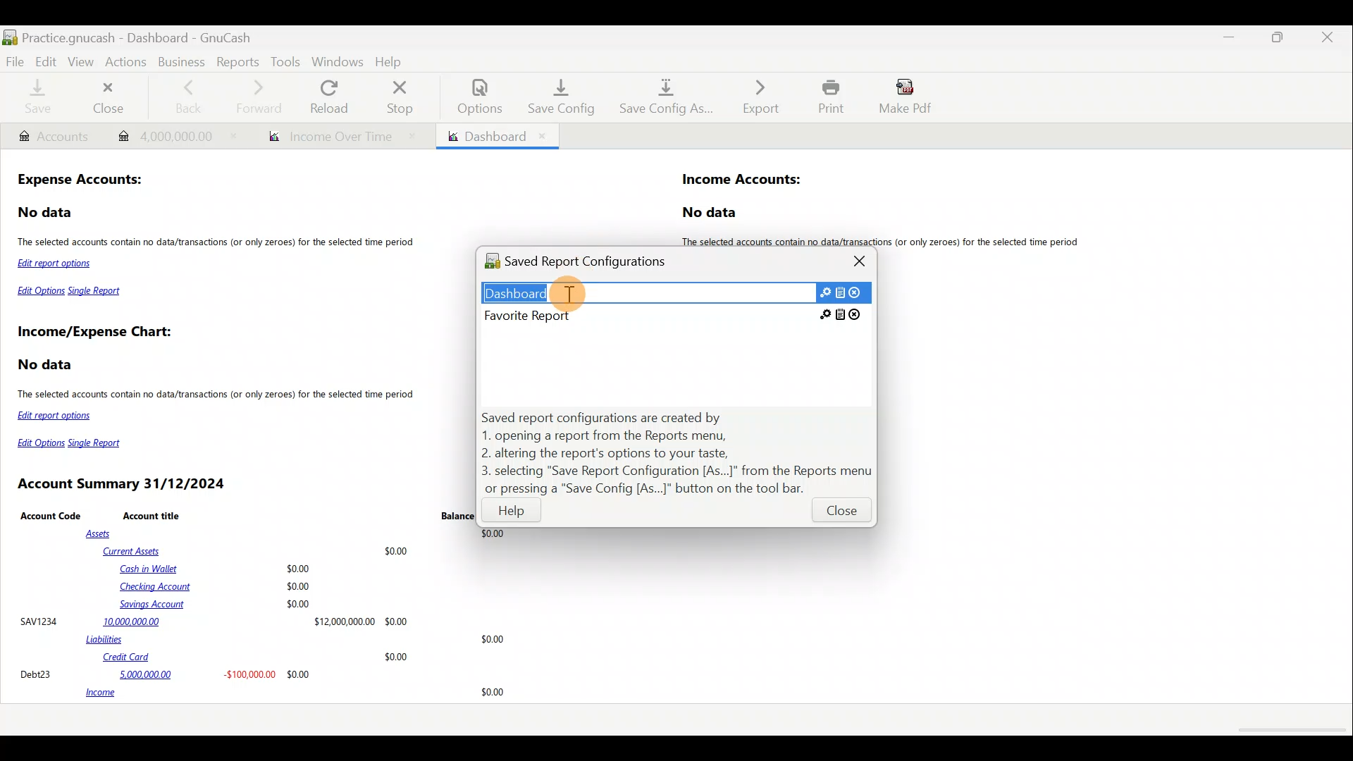 This screenshot has height=761, width=1353. Describe the element at coordinates (257, 657) in the screenshot. I see `Credit Card $0.00` at that location.